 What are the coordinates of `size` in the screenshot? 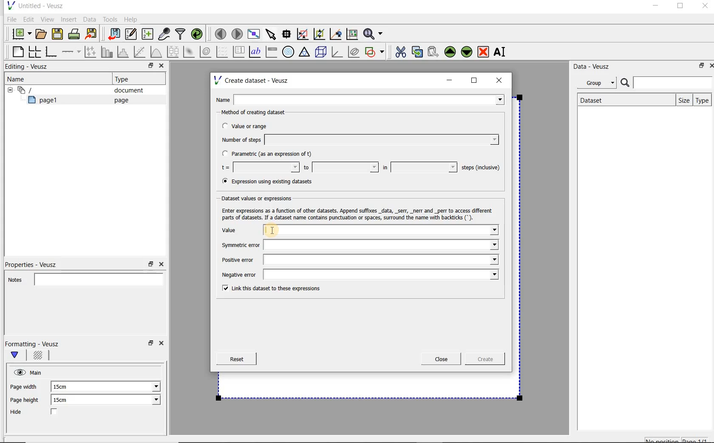 It's located at (682, 99).